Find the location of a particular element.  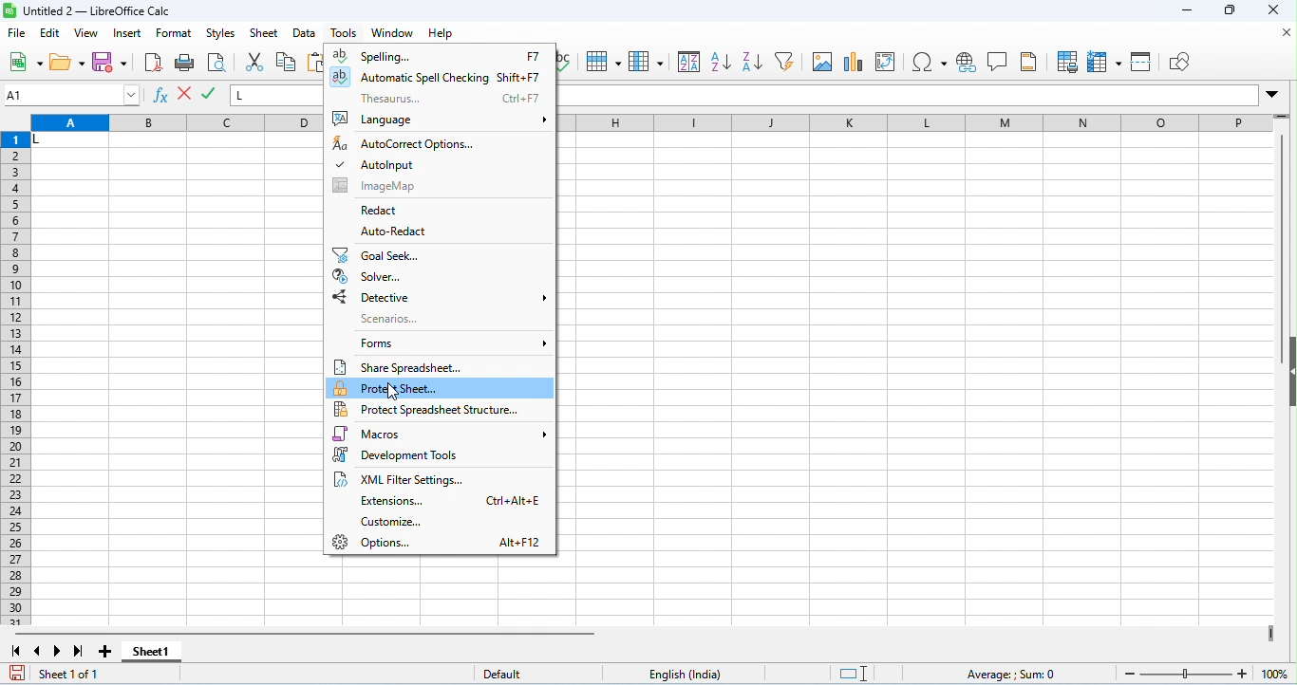

insert is located at coordinates (129, 34).